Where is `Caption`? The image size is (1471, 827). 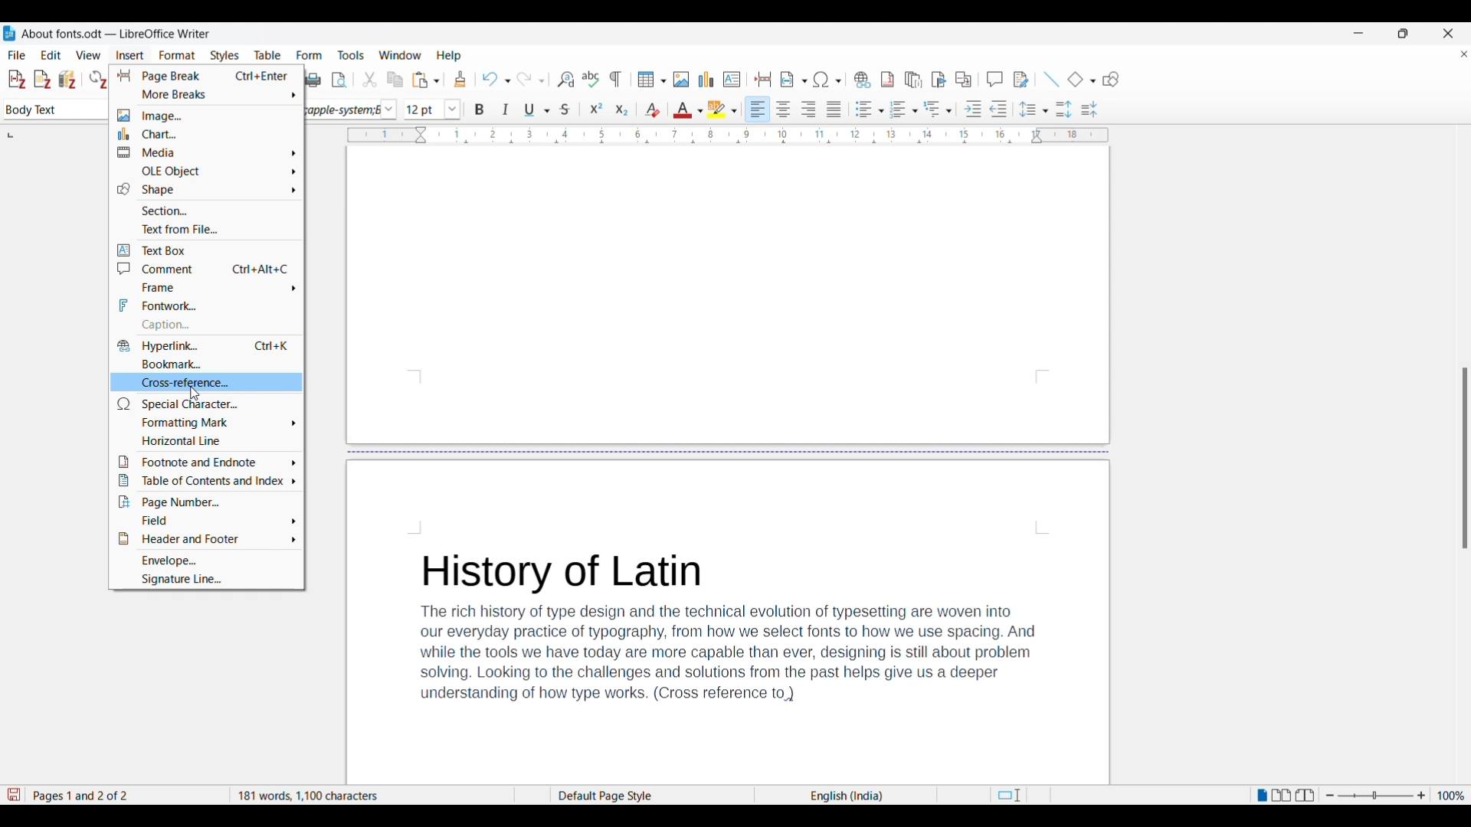
Caption is located at coordinates (206, 325).